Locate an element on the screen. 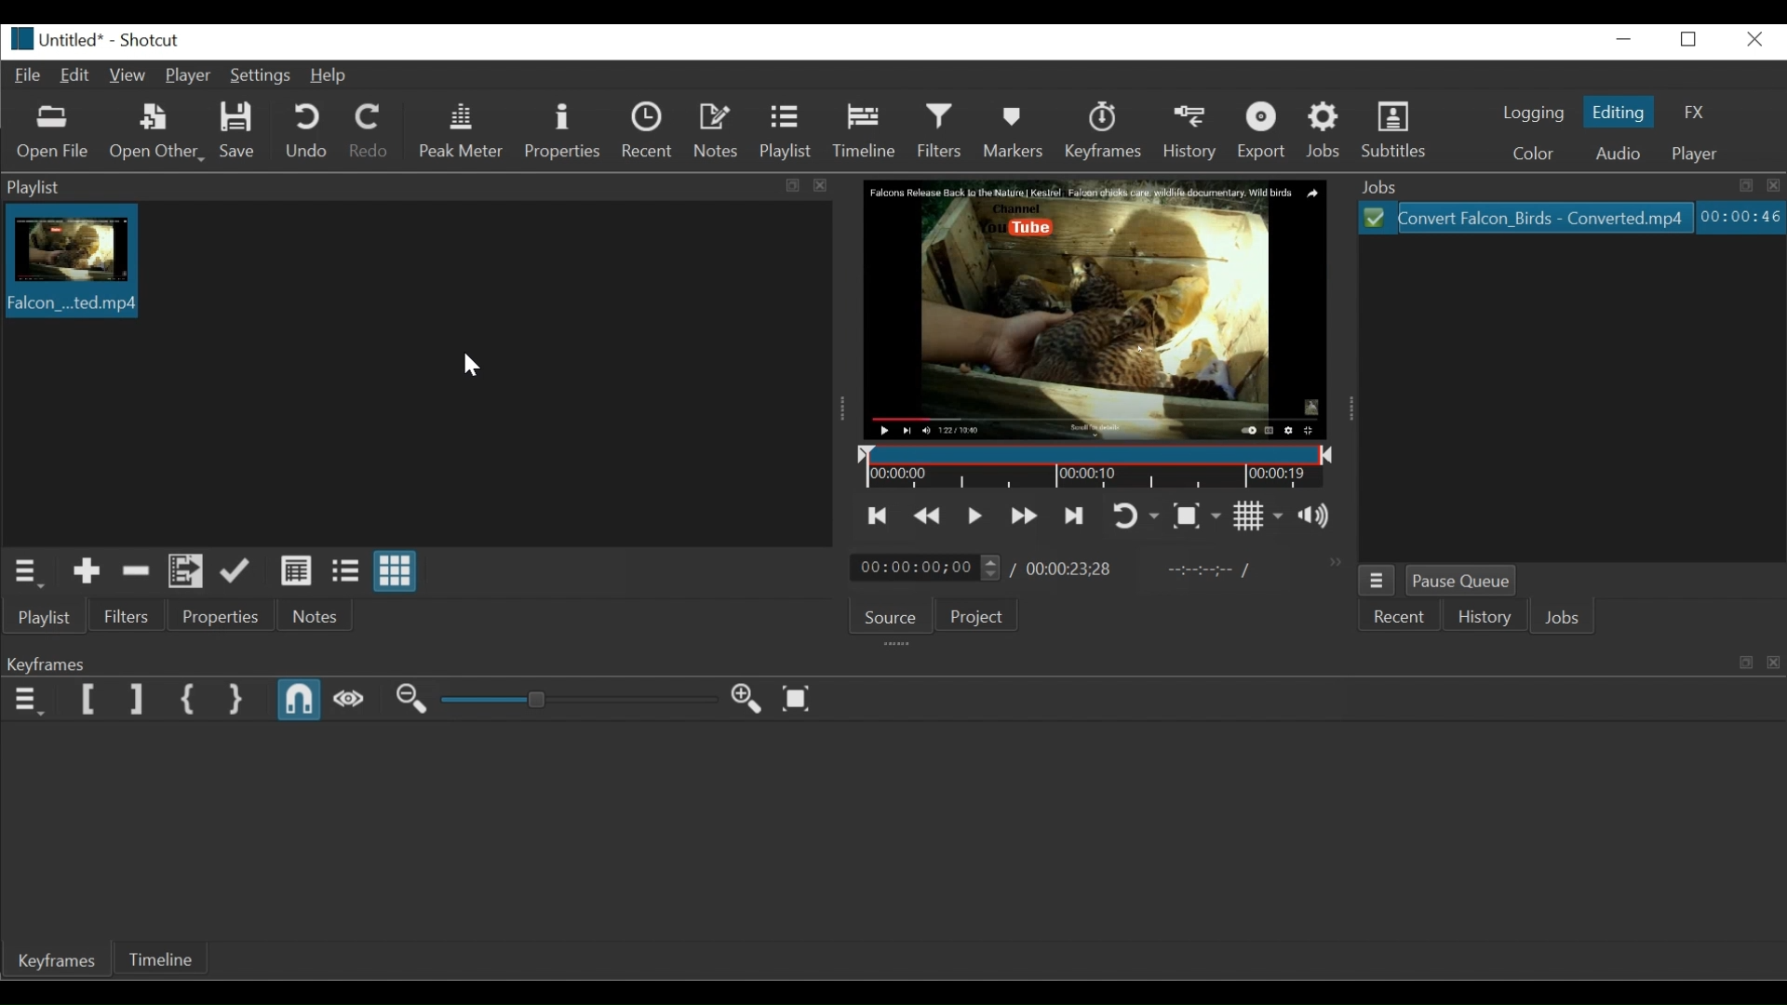 The height and width of the screenshot is (1005, 1787). Save is located at coordinates (238, 131).